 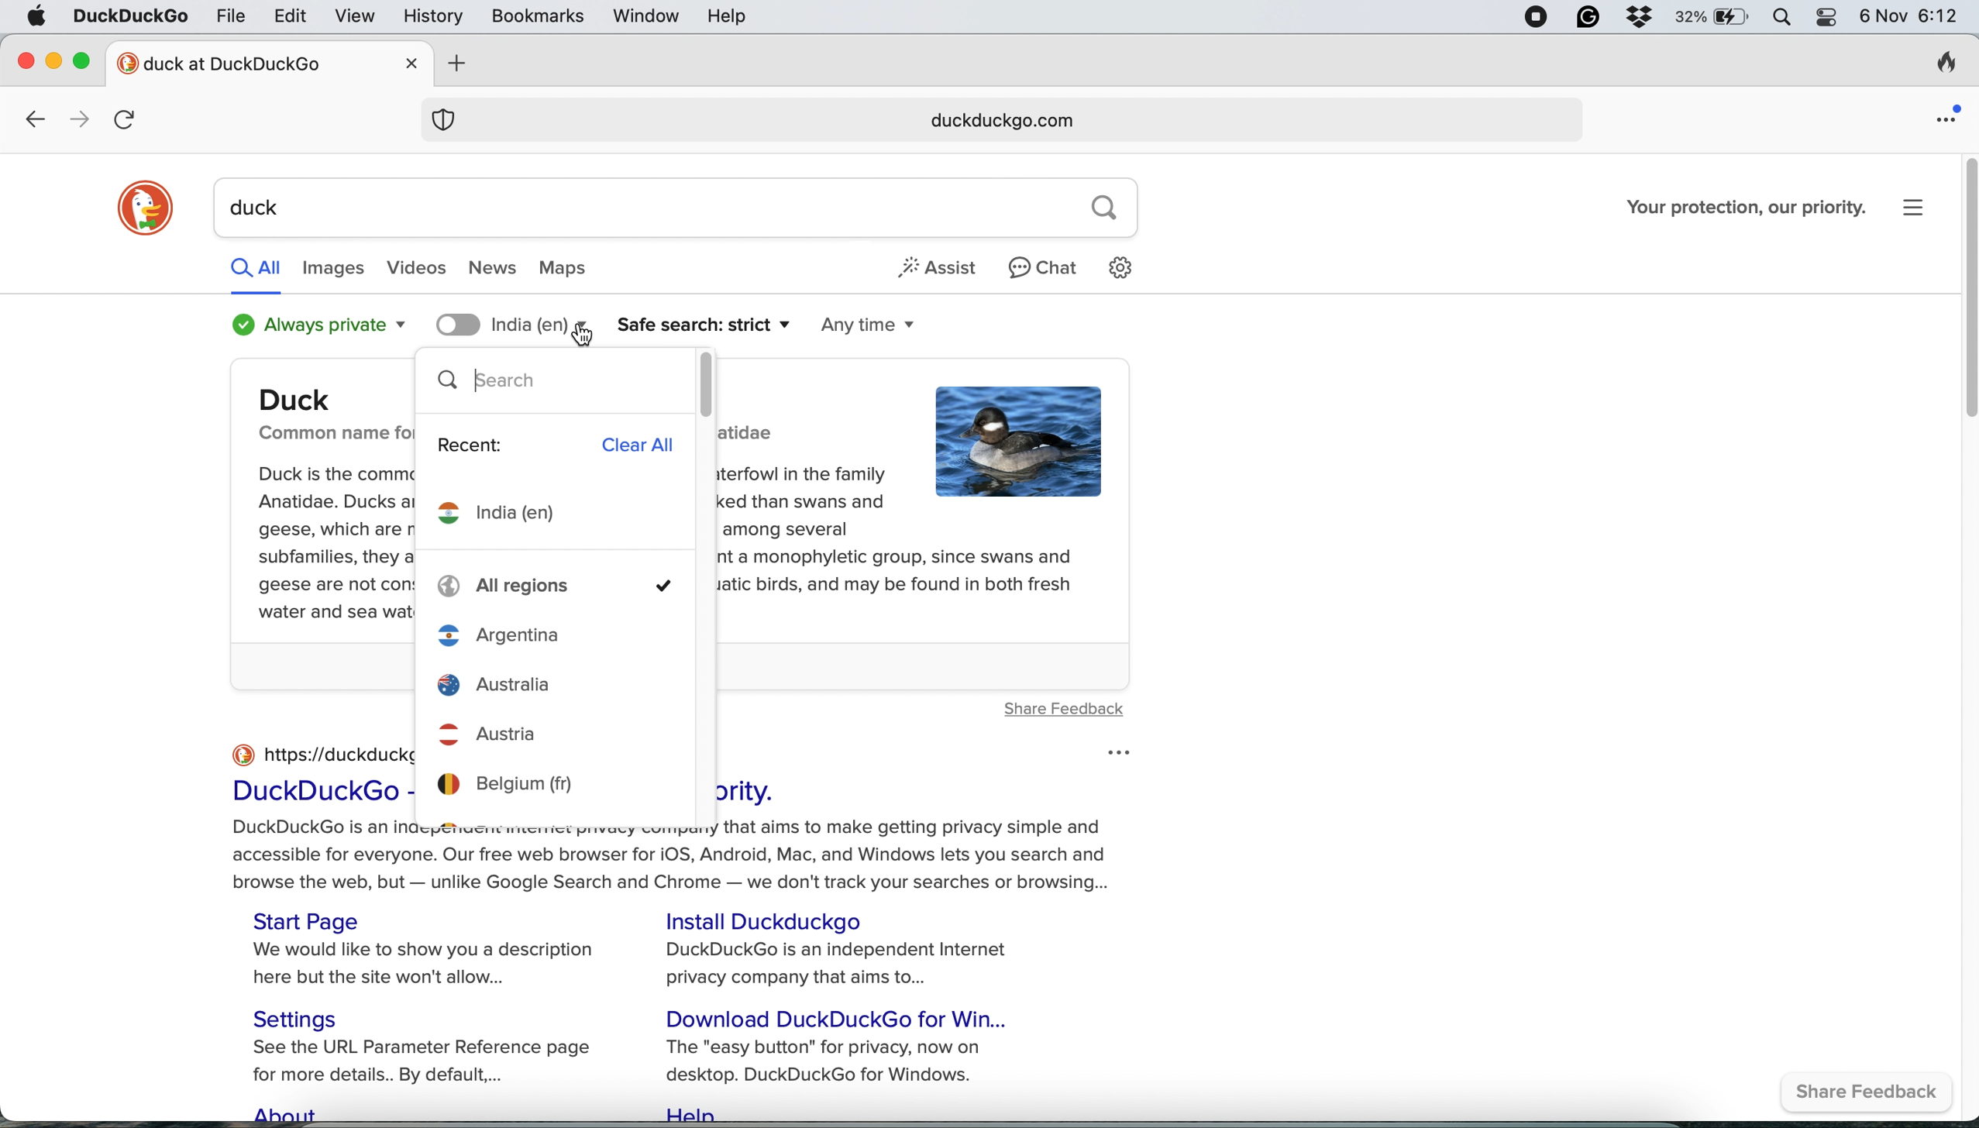 What do you see at coordinates (359, 19) in the screenshot?
I see `view` at bounding box center [359, 19].